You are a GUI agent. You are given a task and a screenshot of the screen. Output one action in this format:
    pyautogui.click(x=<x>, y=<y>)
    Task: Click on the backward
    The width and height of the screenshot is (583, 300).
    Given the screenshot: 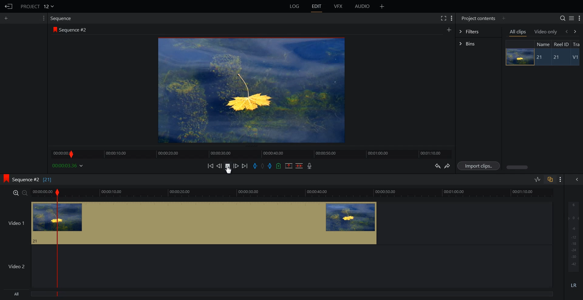 What is the action you would take?
    pyautogui.click(x=566, y=31)
    